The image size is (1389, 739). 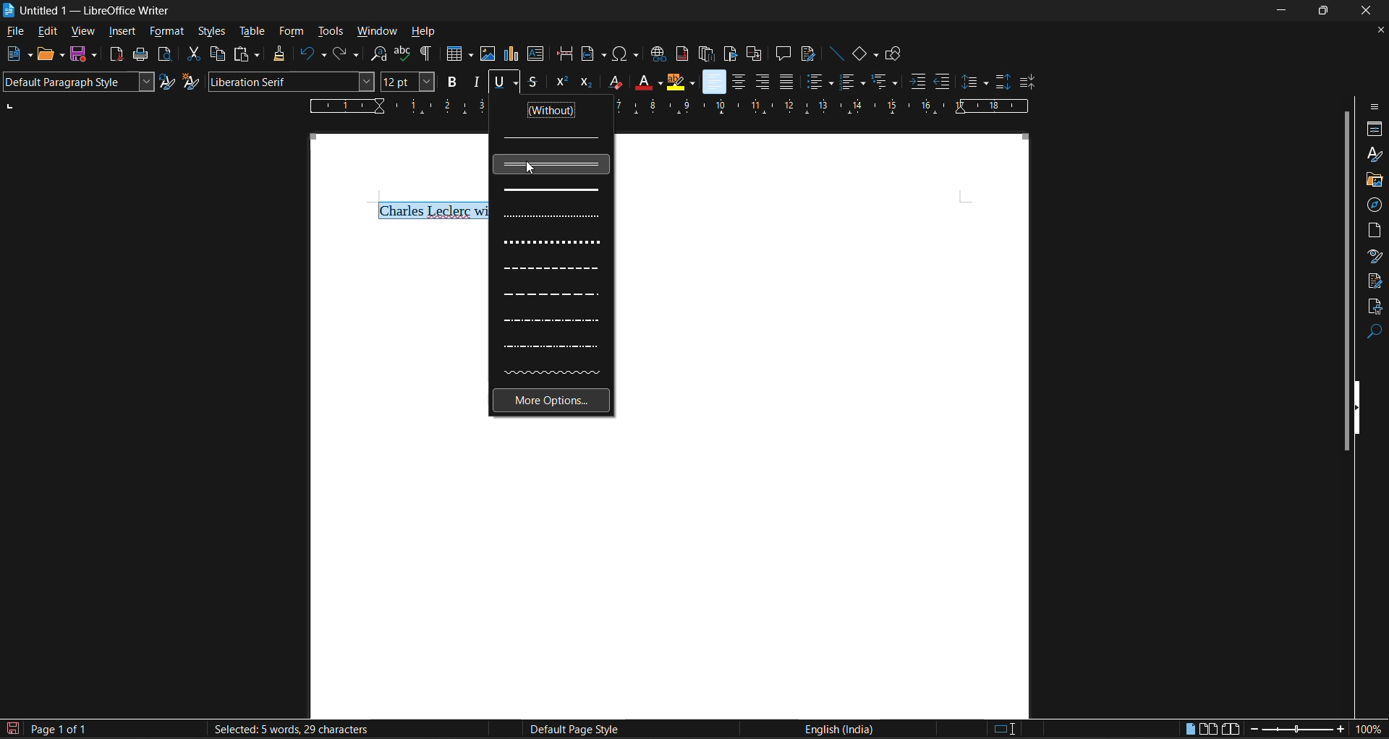 What do you see at coordinates (535, 54) in the screenshot?
I see `insert text box` at bounding box center [535, 54].